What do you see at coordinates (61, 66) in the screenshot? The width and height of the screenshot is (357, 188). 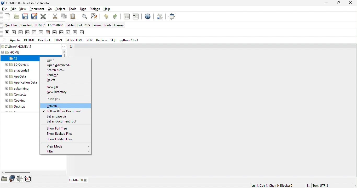 I see `open advanced` at bounding box center [61, 66].